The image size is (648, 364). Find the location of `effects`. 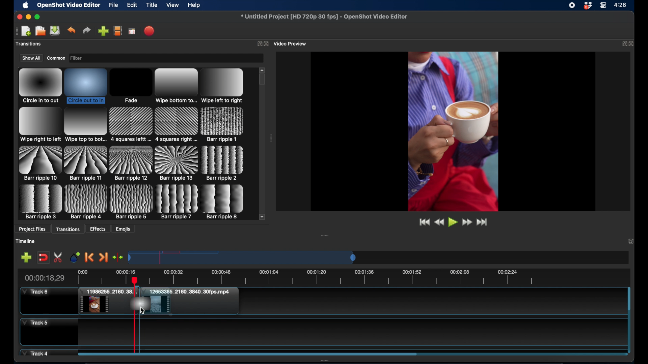

effects is located at coordinates (98, 229).